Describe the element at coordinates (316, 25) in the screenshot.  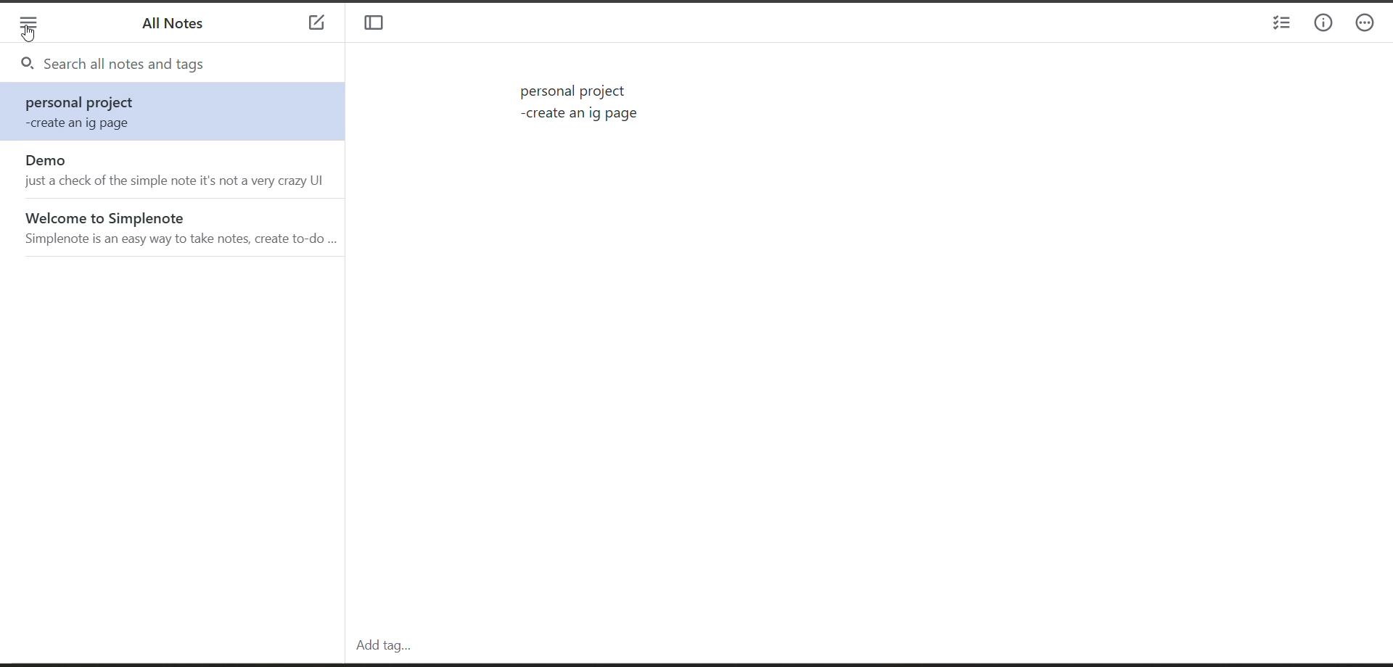
I see `new note` at that location.